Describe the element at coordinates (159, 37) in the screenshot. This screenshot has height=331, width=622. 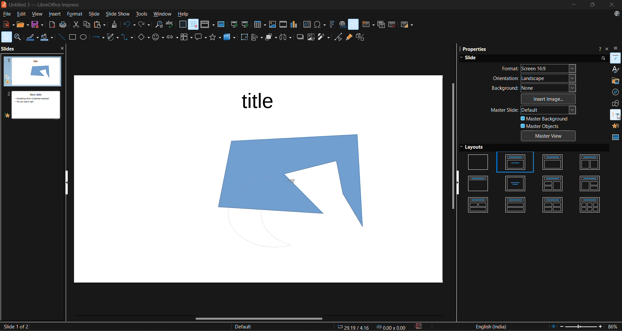
I see `symbol shapes` at that location.